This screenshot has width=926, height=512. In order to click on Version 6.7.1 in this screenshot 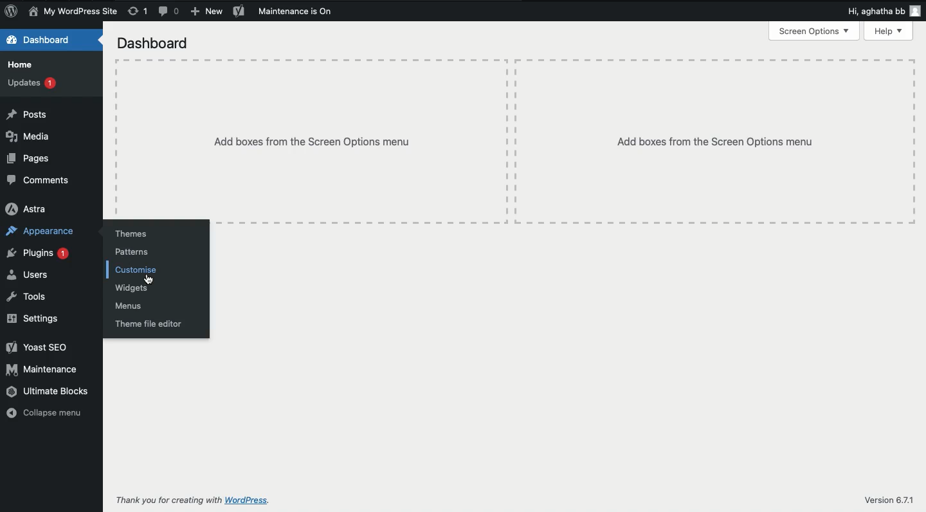, I will do `click(891, 501)`.